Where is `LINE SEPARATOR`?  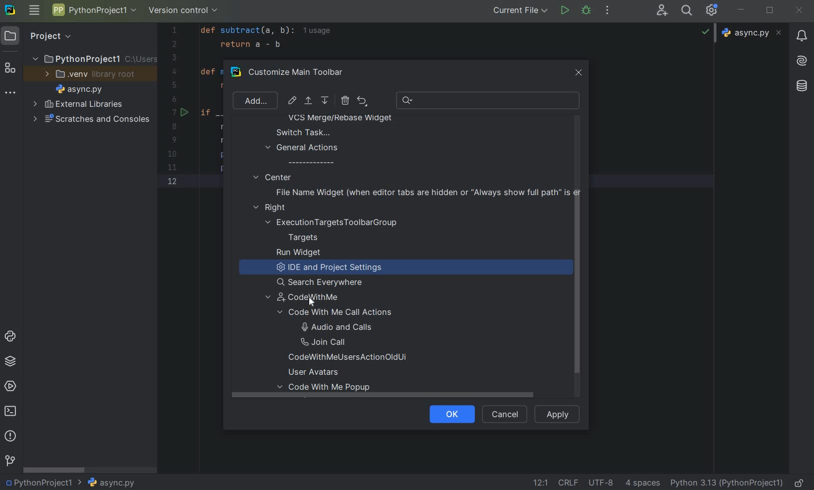
LINE SEPARATOR is located at coordinates (569, 482).